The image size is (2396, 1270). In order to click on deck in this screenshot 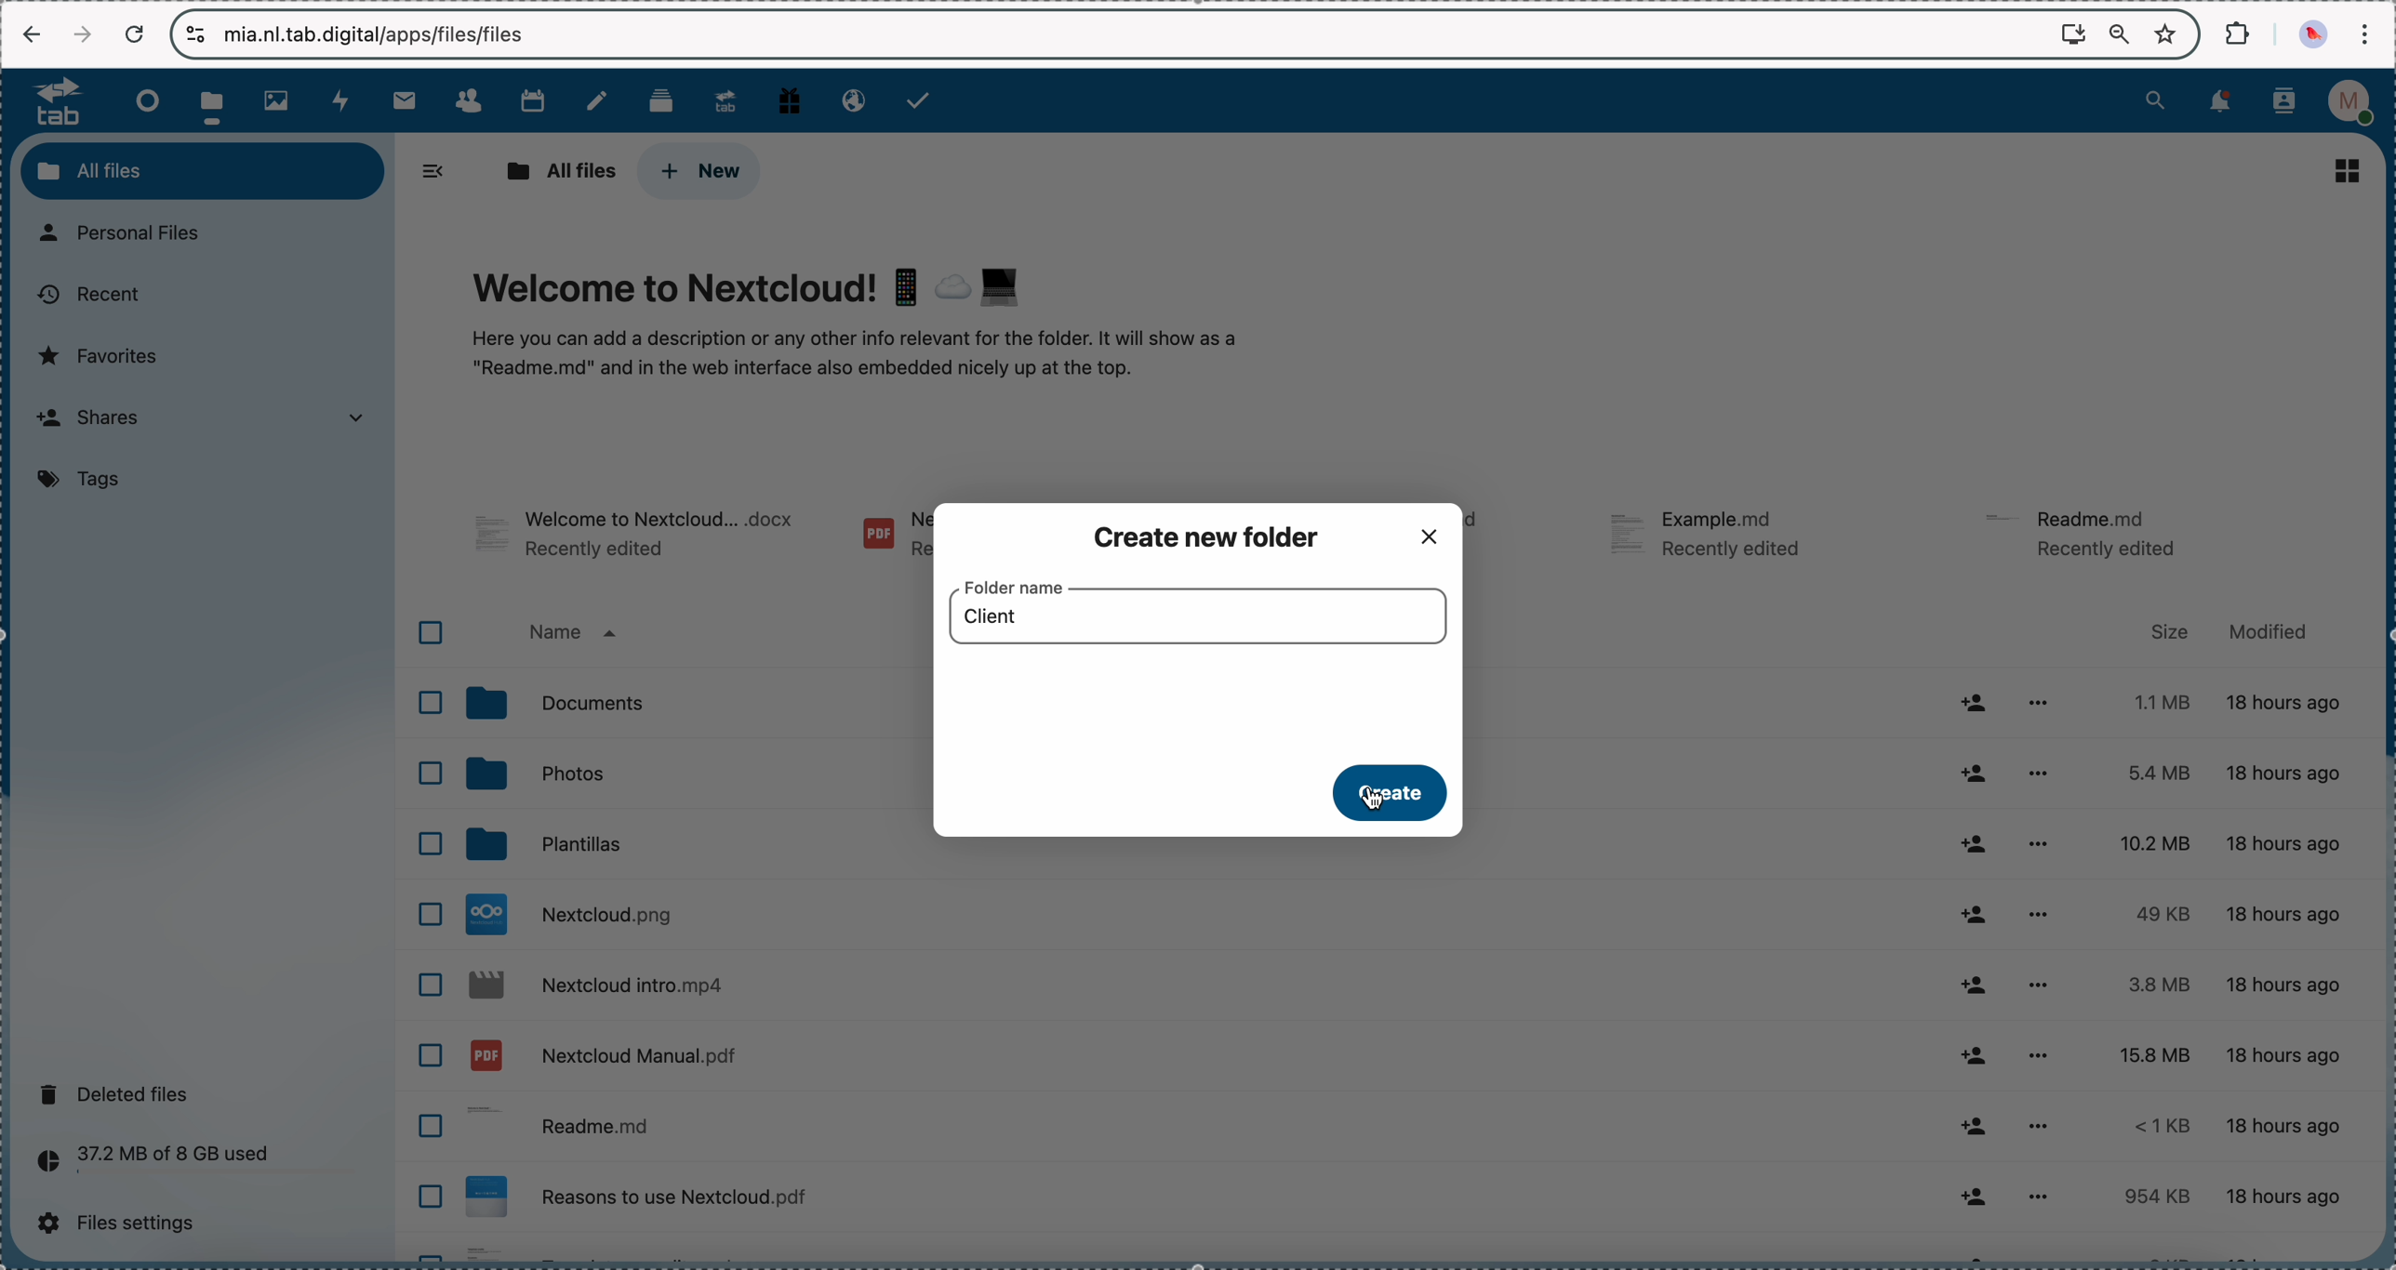, I will do `click(665, 99)`.